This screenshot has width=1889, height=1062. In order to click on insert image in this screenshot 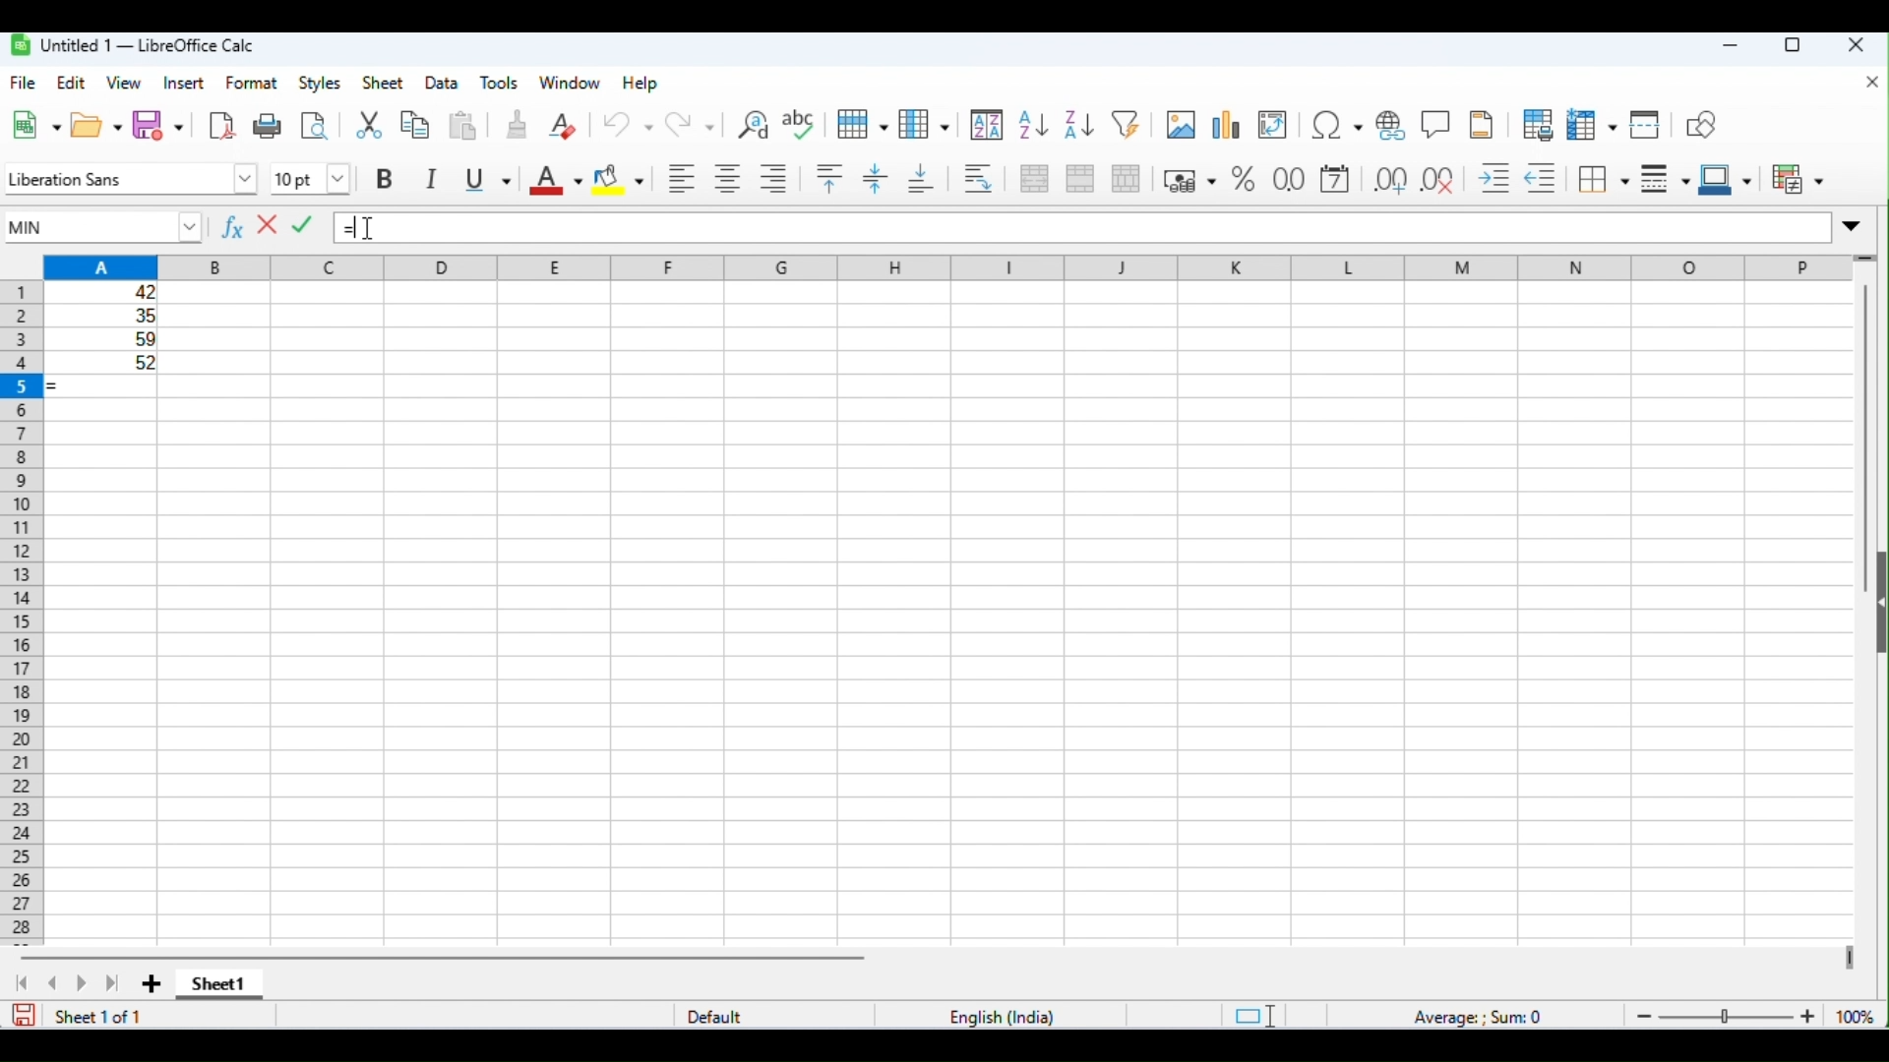, I will do `click(1180, 125)`.